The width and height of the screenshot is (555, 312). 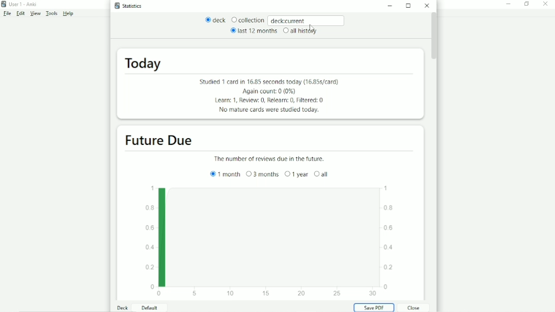 I want to click on deck, so click(x=213, y=19).